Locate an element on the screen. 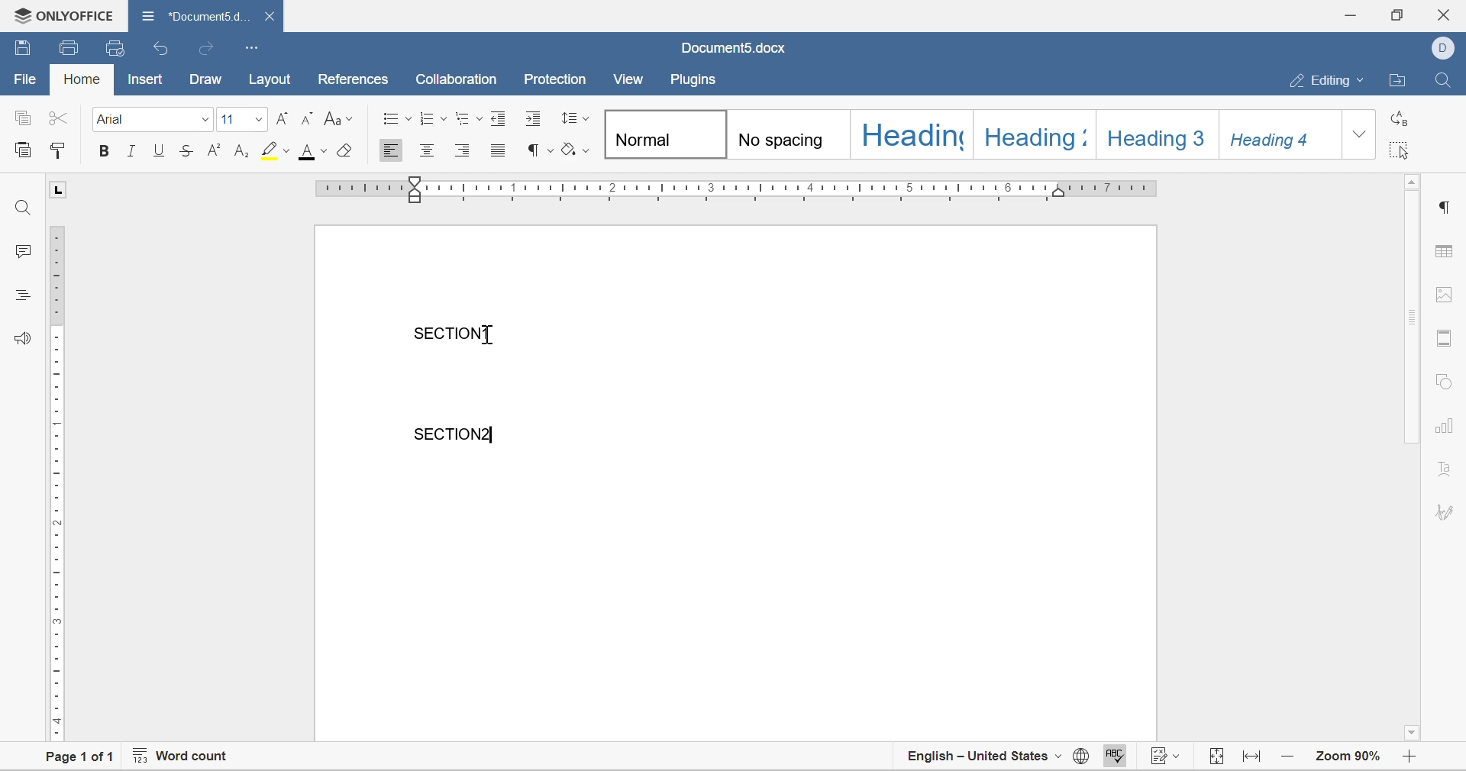  layout is located at coordinates (275, 79).